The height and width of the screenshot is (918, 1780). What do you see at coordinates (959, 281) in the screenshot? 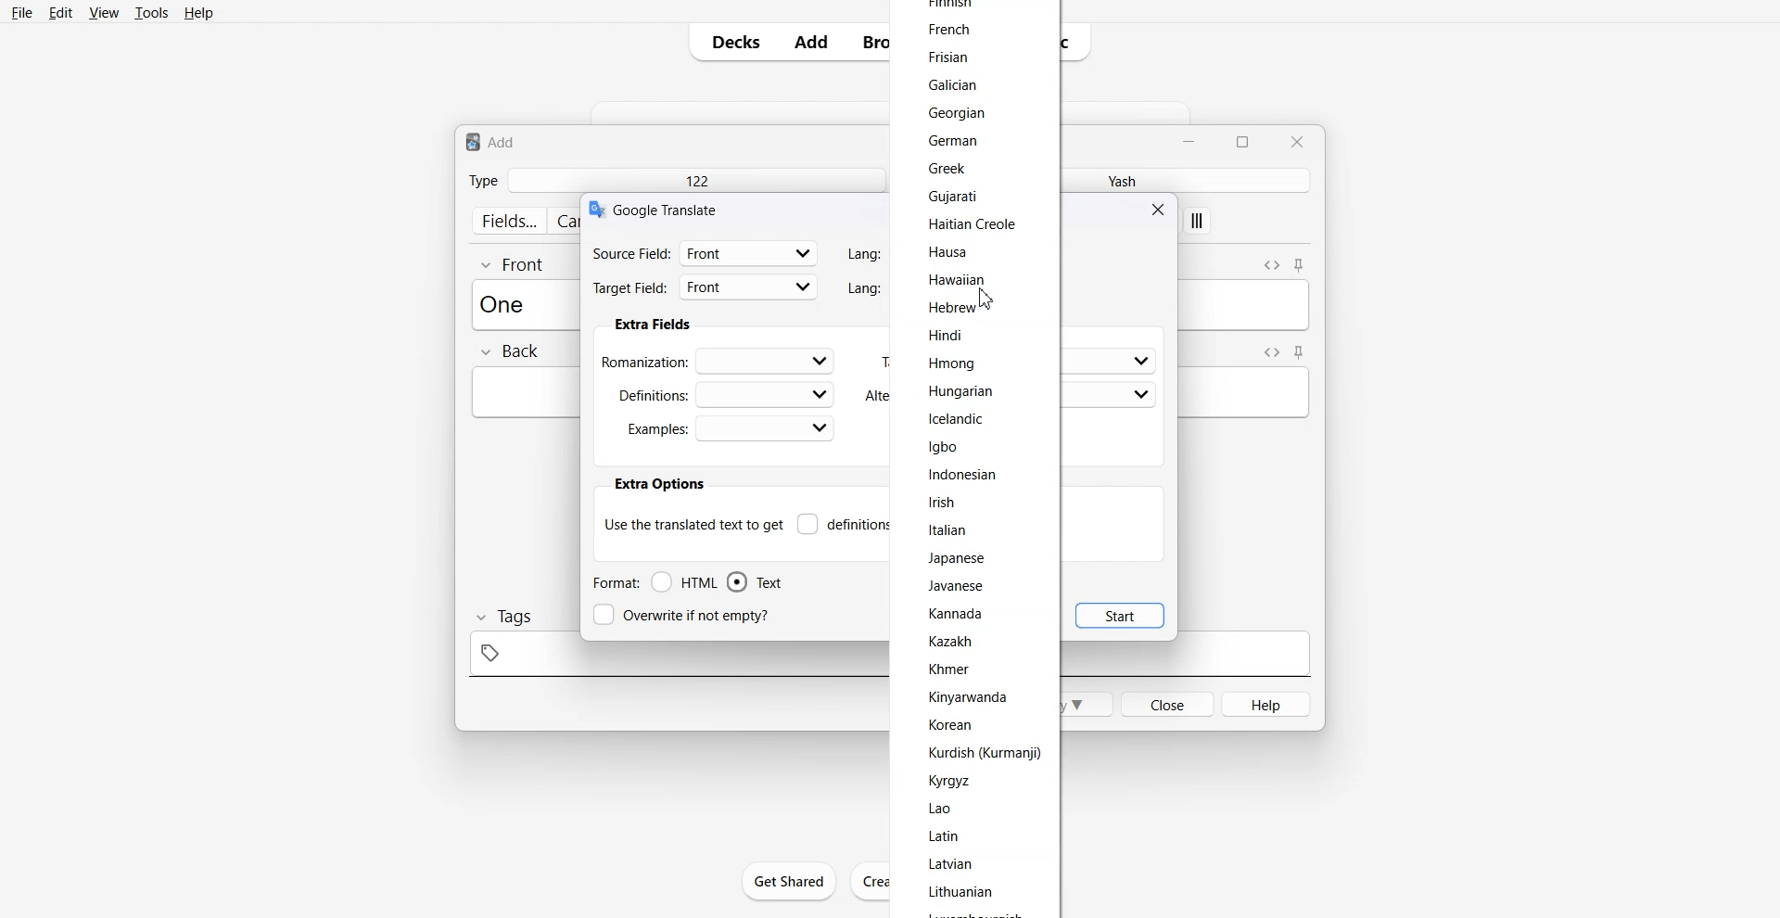
I see `Hawaiian` at bounding box center [959, 281].